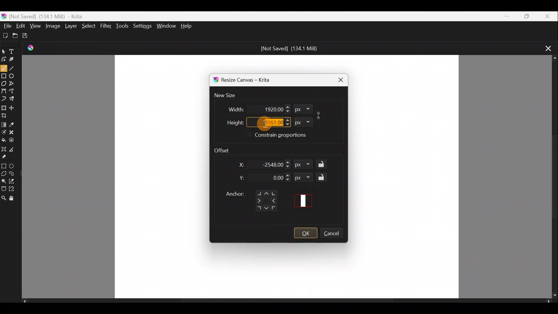 This screenshot has height=314, width=558. I want to click on Assistant tool, so click(3, 148).